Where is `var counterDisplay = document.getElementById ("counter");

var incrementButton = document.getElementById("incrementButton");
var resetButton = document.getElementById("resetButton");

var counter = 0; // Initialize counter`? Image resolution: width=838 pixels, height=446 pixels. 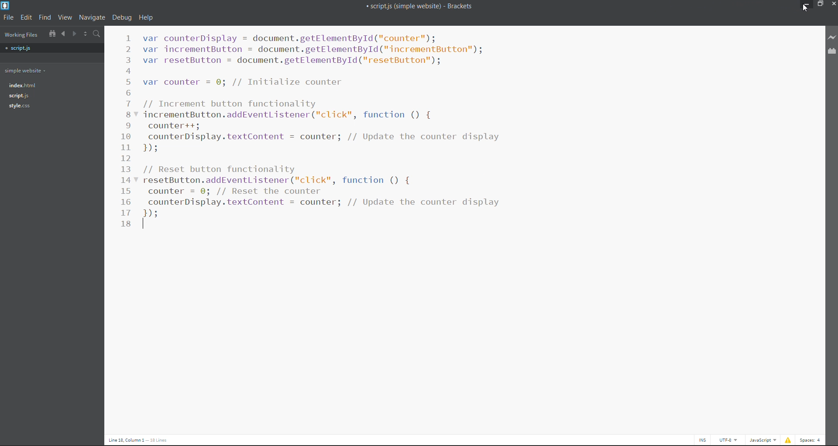 var counterDisplay = document.getElementById ("counter");

var incrementButton = document.getElementById("incrementButton");
var resetButton = document.getElementById("resetButton");

var counter = 0; // Initialize counter is located at coordinates (326, 61).